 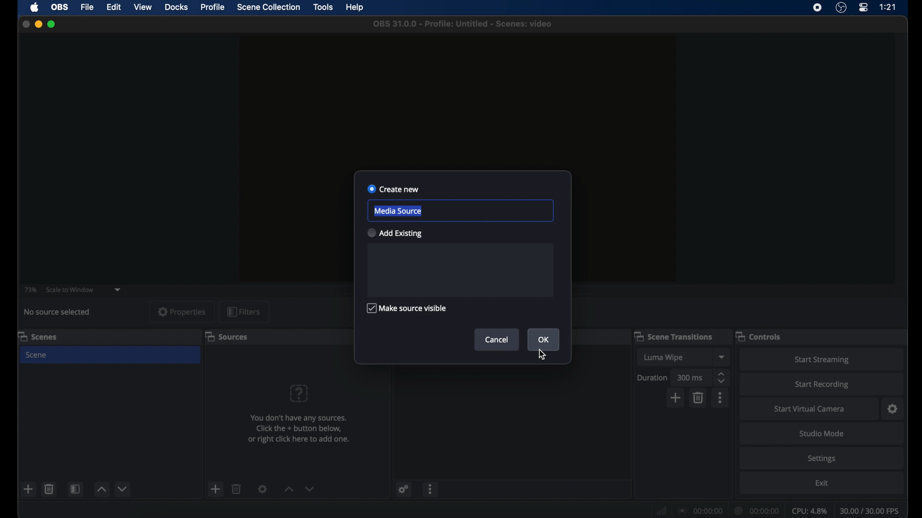 I want to click on file name, so click(x=463, y=24).